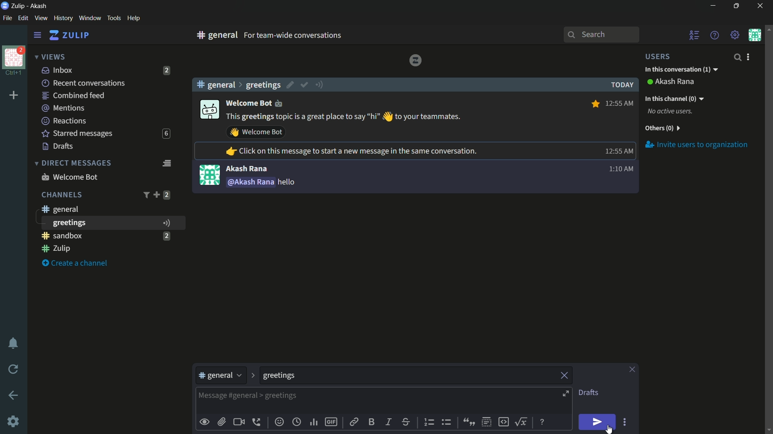 The image size is (773, 434). What do you see at coordinates (14, 369) in the screenshot?
I see `reload` at bounding box center [14, 369].